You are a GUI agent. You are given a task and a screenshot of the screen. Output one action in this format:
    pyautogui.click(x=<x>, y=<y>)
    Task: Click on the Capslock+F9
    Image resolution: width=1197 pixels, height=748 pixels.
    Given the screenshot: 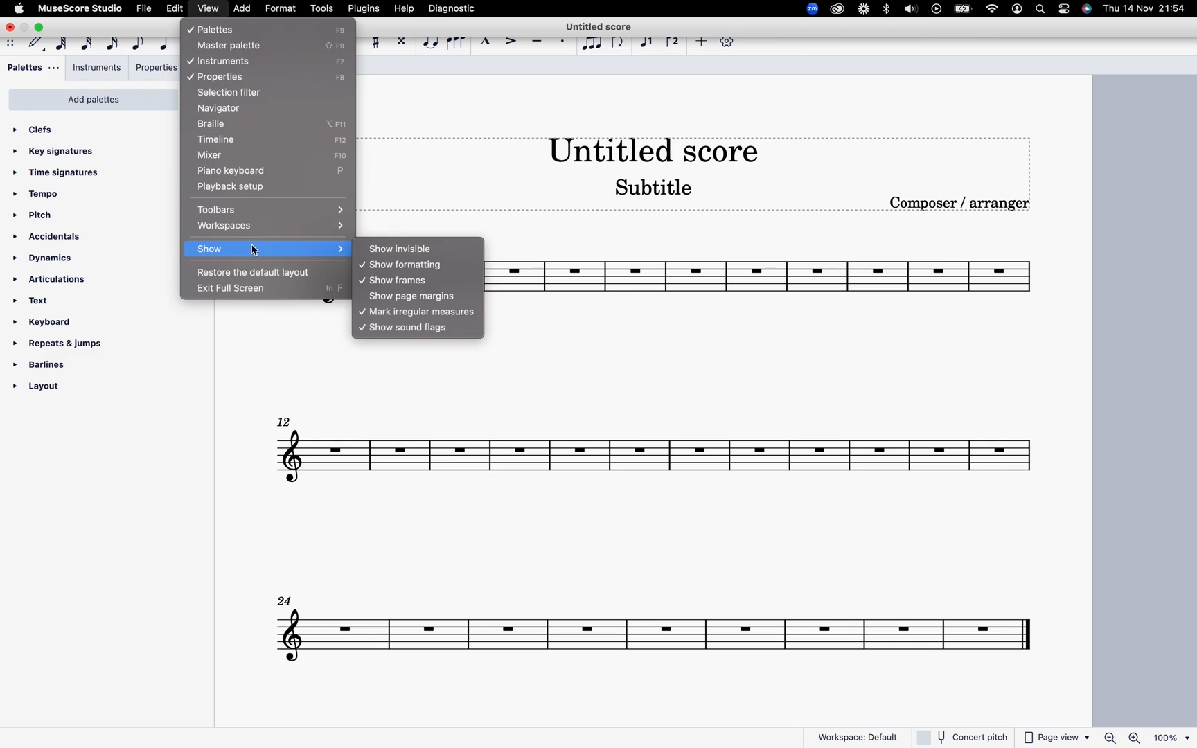 What is the action you would take?
    pyautogui.click(x=340, y=61)
    